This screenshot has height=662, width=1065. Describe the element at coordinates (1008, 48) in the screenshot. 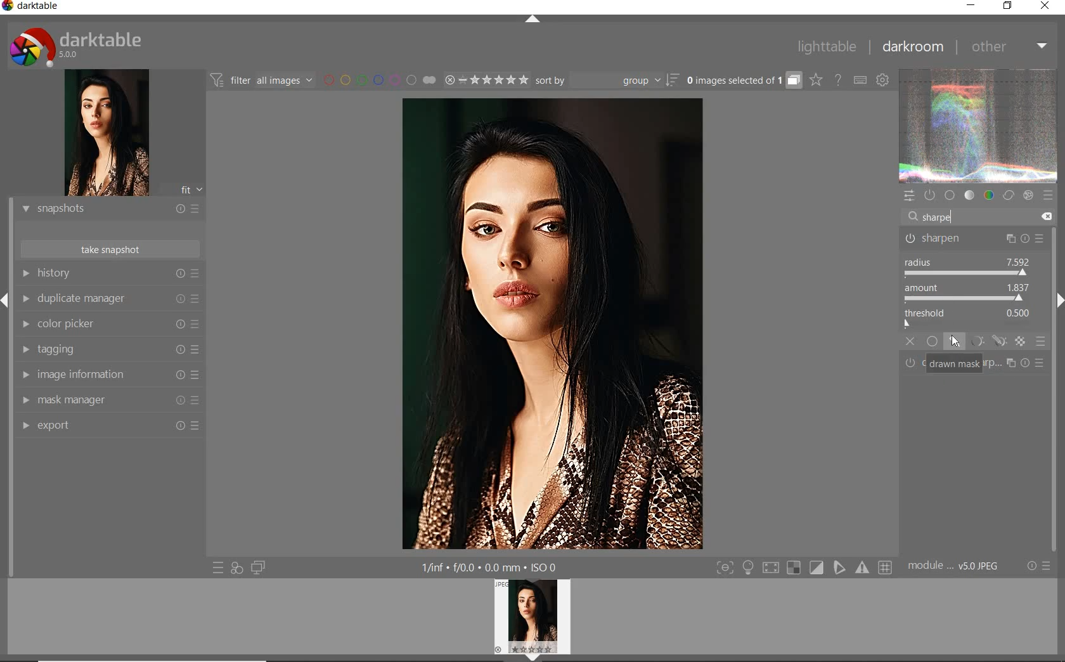

I see `OTHER` at that location.